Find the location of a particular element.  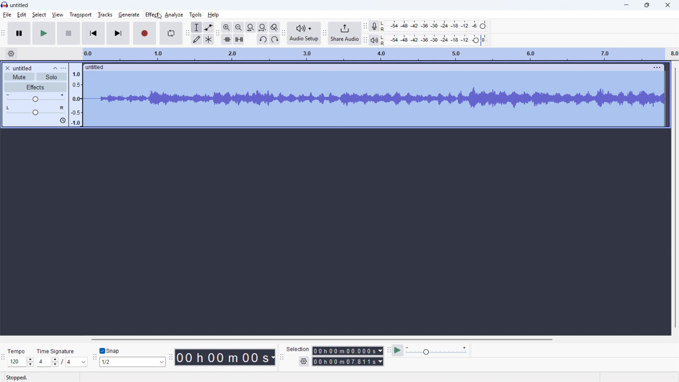

Selection toolbar  is located at coordinates (282, 358).